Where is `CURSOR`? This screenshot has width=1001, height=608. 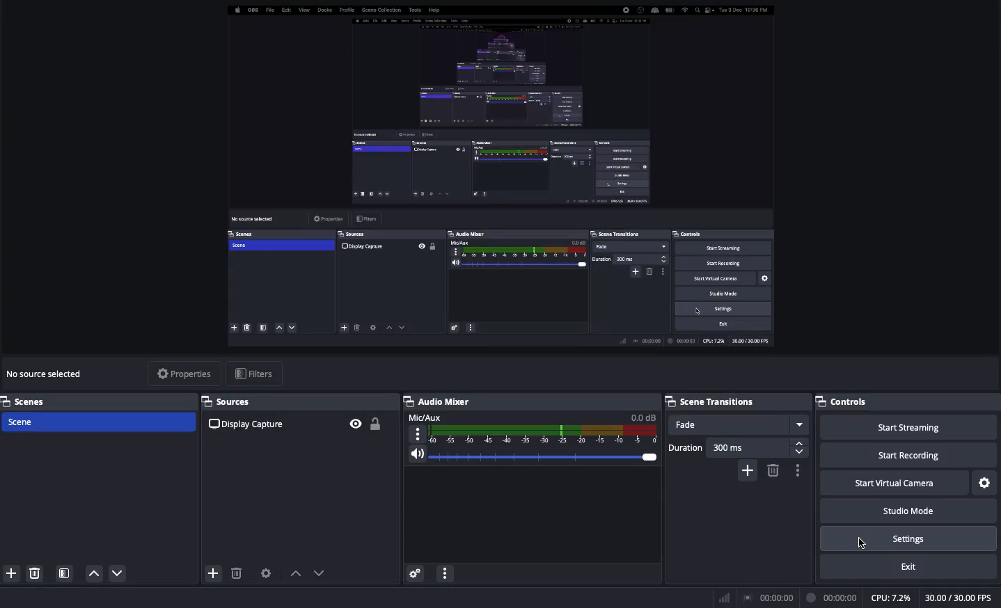 CURSOR is located at coordinates (857, 544).